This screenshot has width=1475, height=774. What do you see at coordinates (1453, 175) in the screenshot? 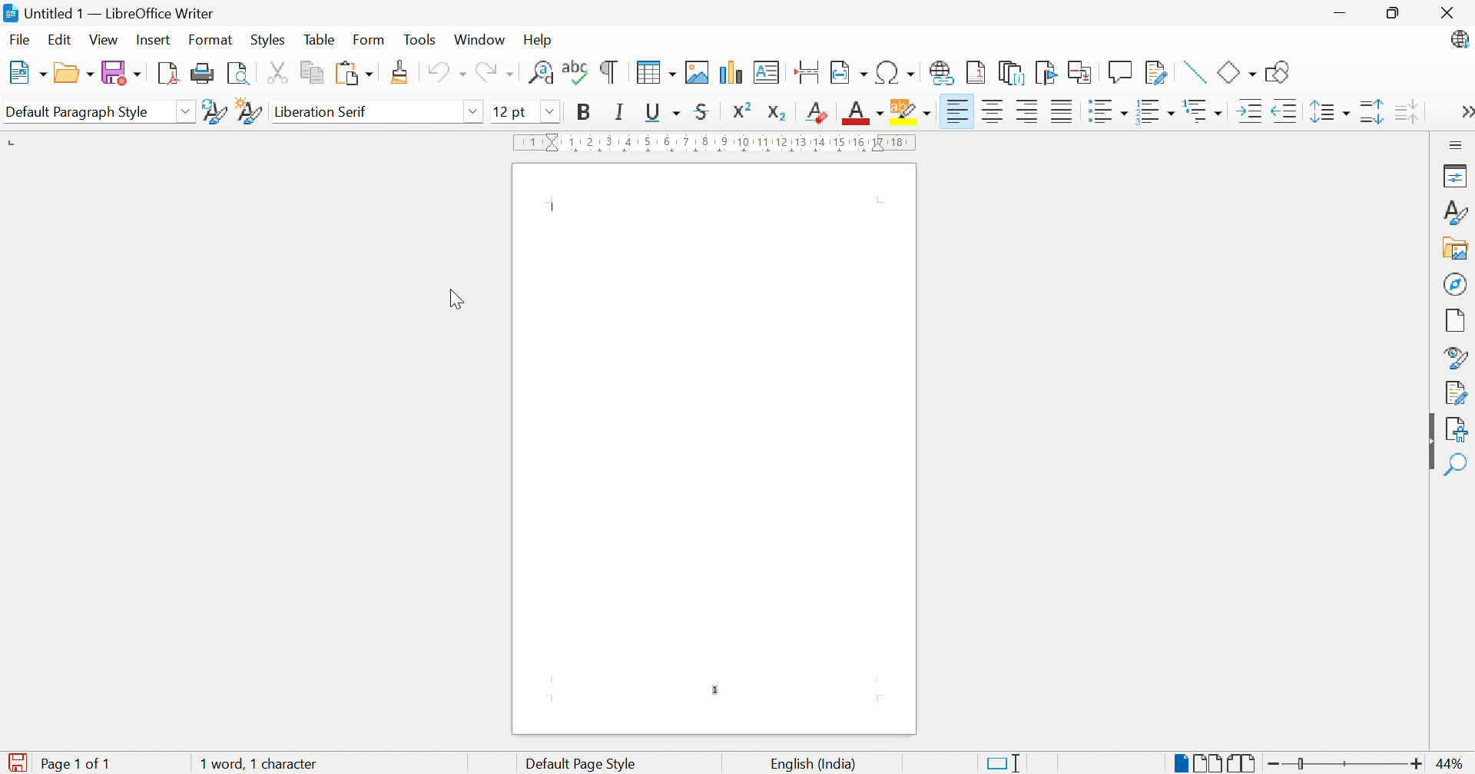
I see `Properties` at bounding box center [1453, 175].